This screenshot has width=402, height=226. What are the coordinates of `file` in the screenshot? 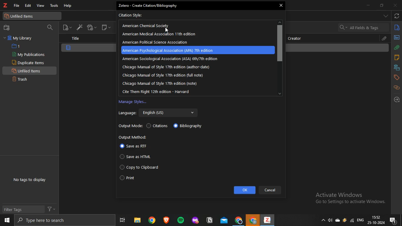 It's located at (17, 5).